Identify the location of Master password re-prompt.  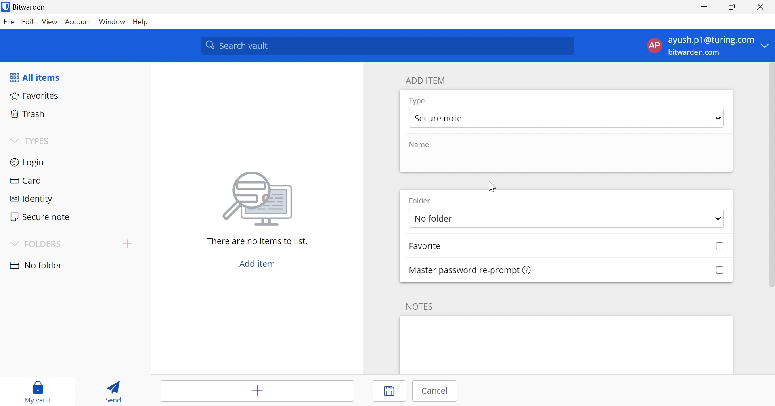
(470, 270).